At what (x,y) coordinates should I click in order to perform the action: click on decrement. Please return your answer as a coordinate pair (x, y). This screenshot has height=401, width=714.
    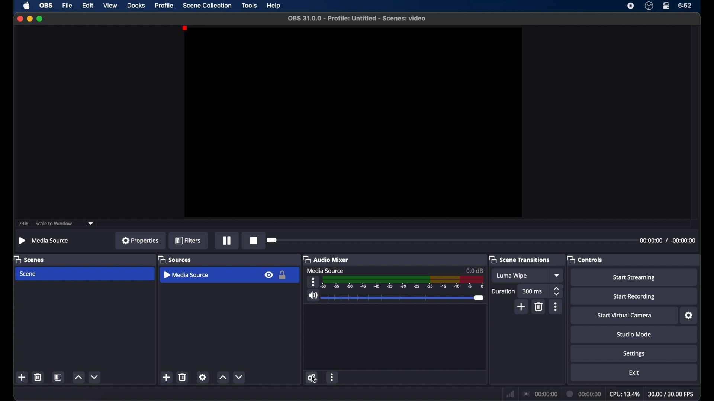
    Looking at the image, I should click on (94, 377).